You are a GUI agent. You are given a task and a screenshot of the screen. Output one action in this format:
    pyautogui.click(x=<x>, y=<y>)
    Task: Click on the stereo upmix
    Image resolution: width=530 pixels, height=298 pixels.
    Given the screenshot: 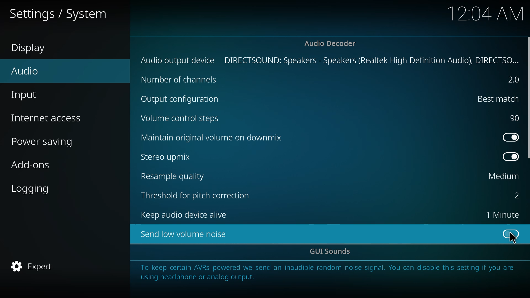 What is the action you would take?
    pyautogui.click(x=170, y=157)
    